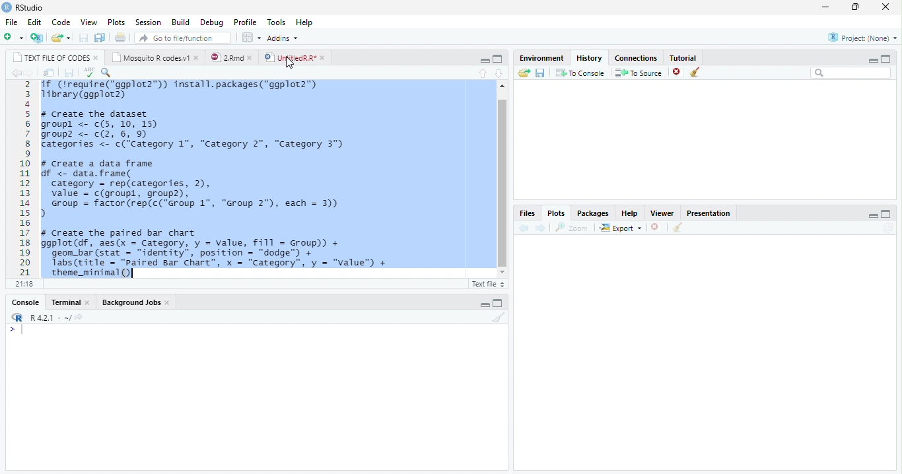 Image resolution: width=902 pixels, height=474 pixels. What do you see at coordinates (14, 73) in the screenshot?
I see `go back` at bounding box center [14, 73].